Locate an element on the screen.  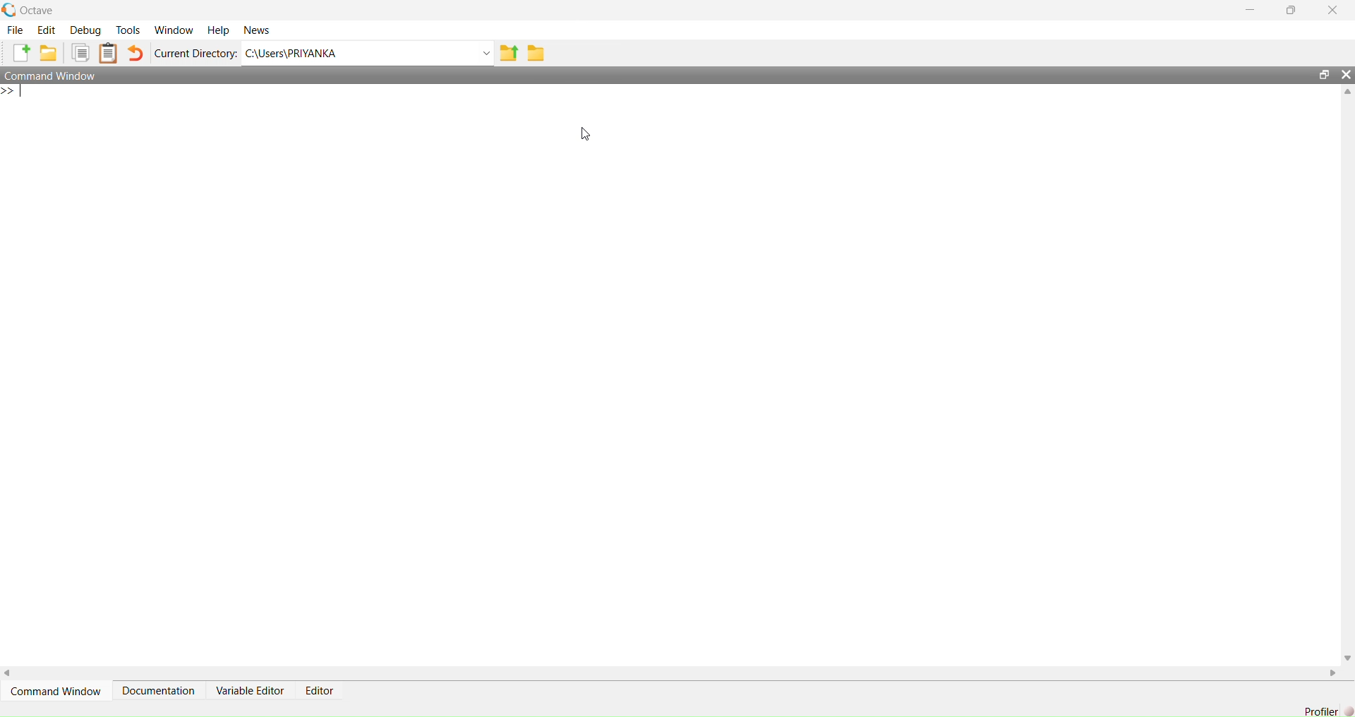
Browse Directions is located at coordinates (536, 52).